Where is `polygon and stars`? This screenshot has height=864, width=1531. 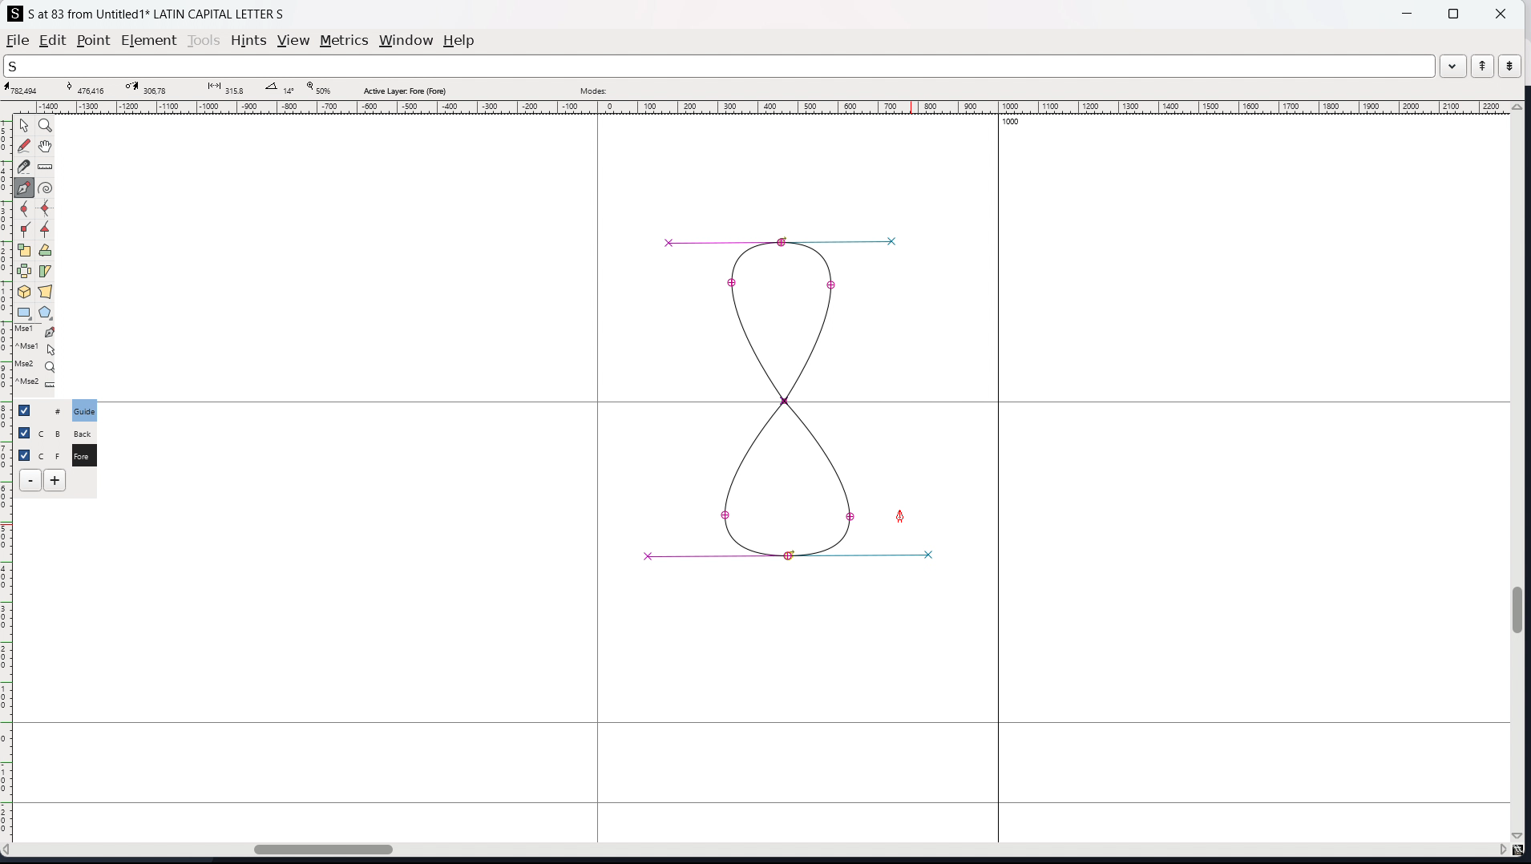 polygon and stars is located at coordinates (46, 313).